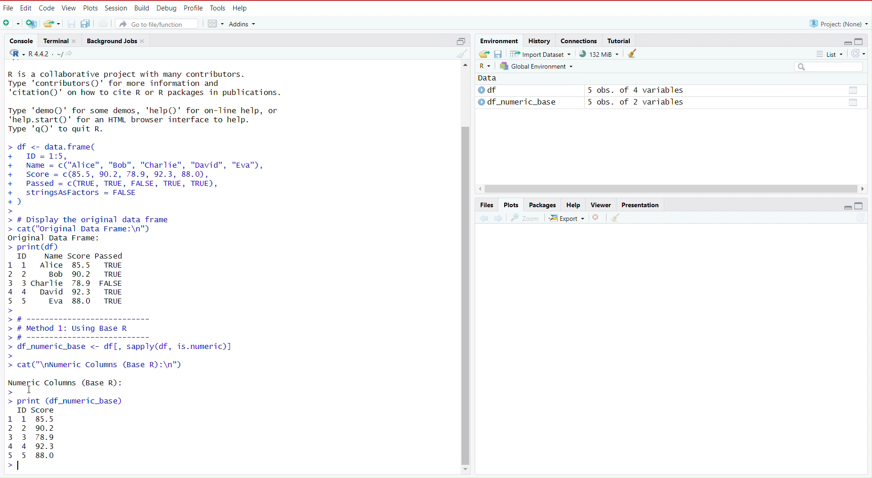 The width and height of the screenshot is (872, 478). What do you see at coordinates (486, 204) in the screenshot?
I see `Files` at bounding box center [486, 204].